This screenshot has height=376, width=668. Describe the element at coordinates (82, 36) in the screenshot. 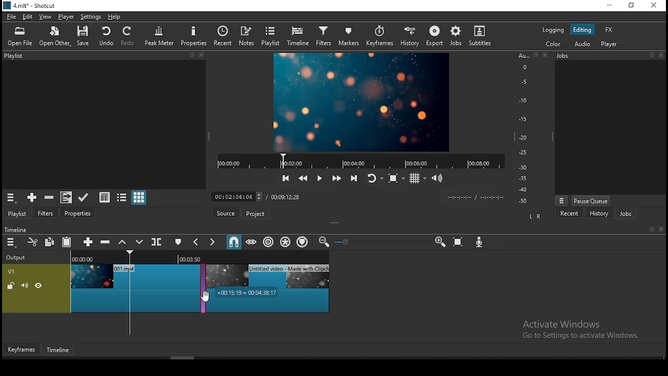

I see `save` at that location.